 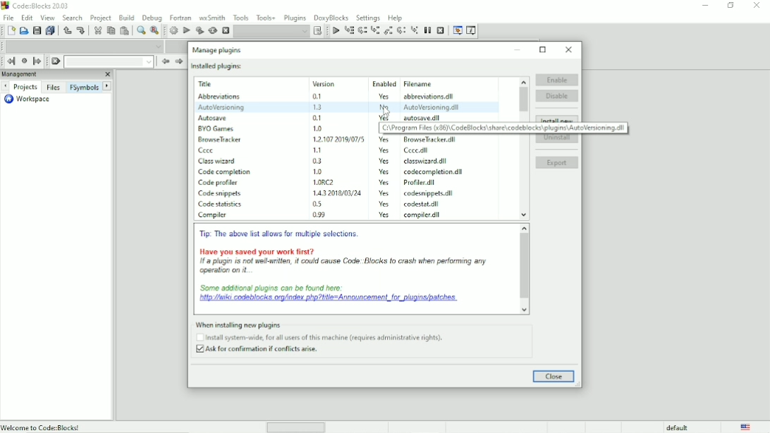 I want to click on Fortran, so click(x=180, y=18).